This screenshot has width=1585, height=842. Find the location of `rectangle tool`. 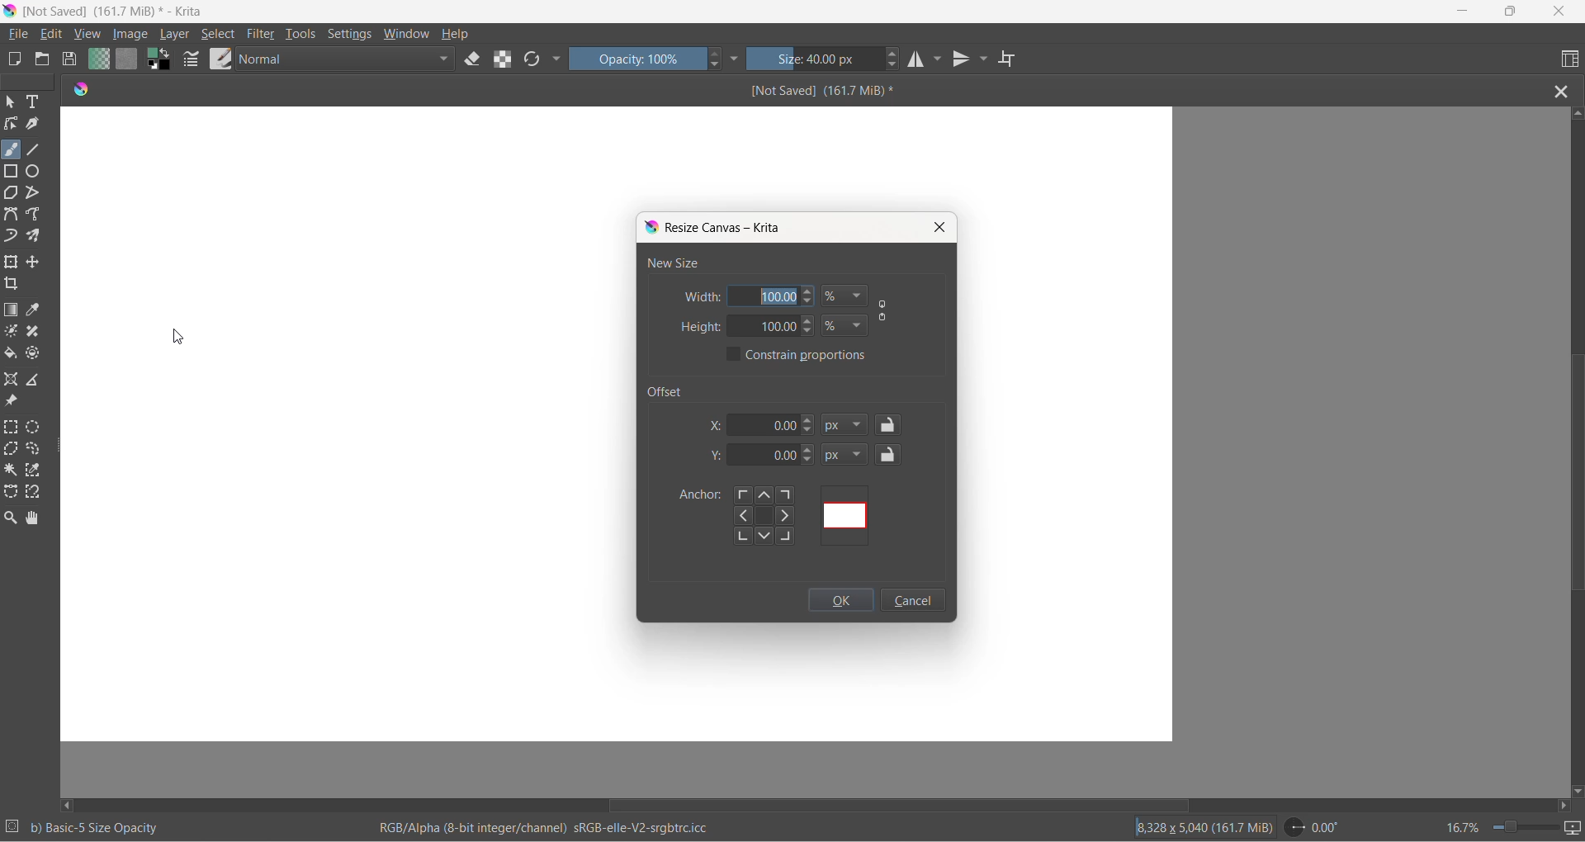

rectangle tool is located at coordinates (13, 170).